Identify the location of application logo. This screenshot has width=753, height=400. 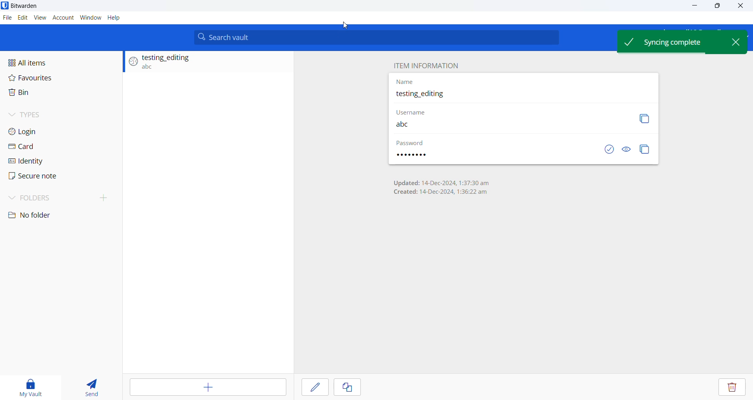
(5, 5).